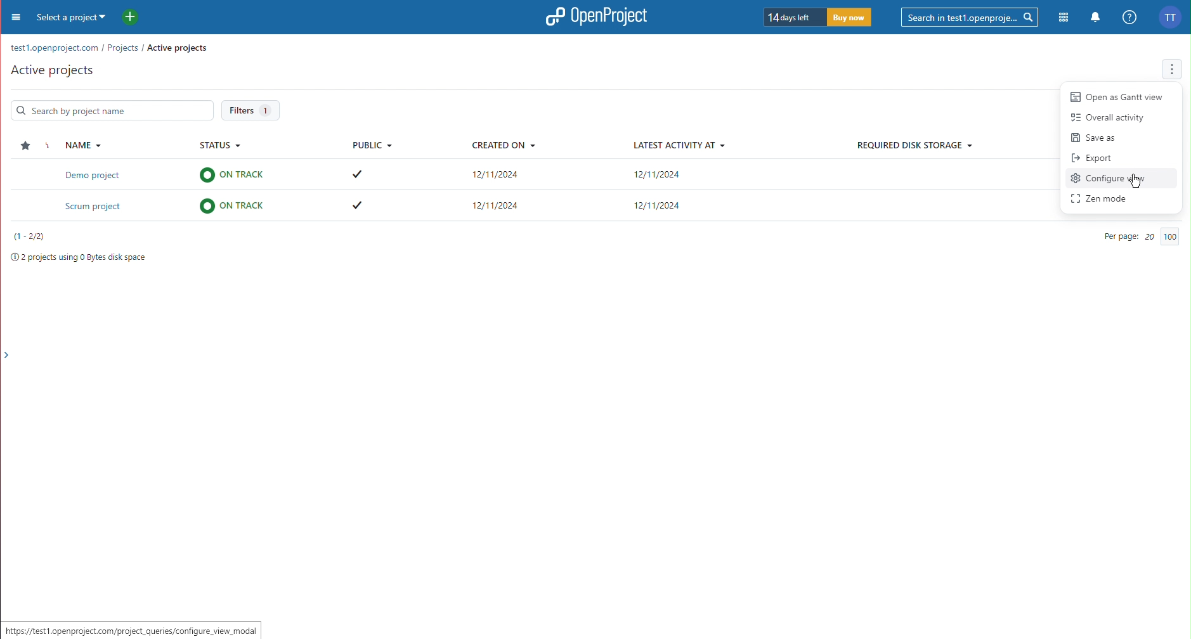 The image size is (1191, 639). I want to click on Latest Activity At, so click(679, 146).